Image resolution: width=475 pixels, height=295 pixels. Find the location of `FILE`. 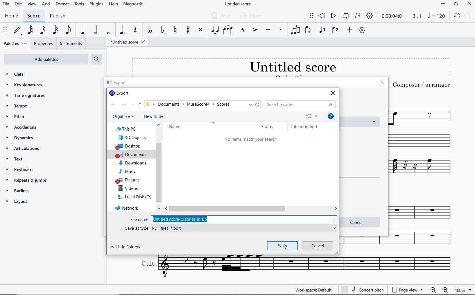

FILE is located at coordinates (6, 5).